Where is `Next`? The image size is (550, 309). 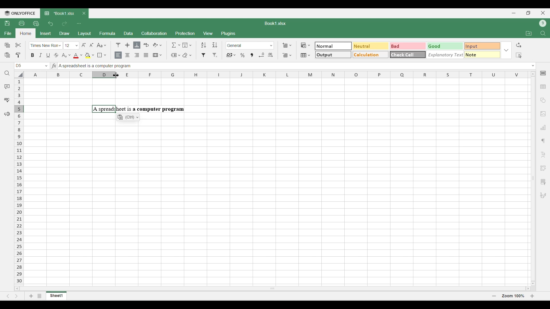
Next is located at coordinates (17, 296).